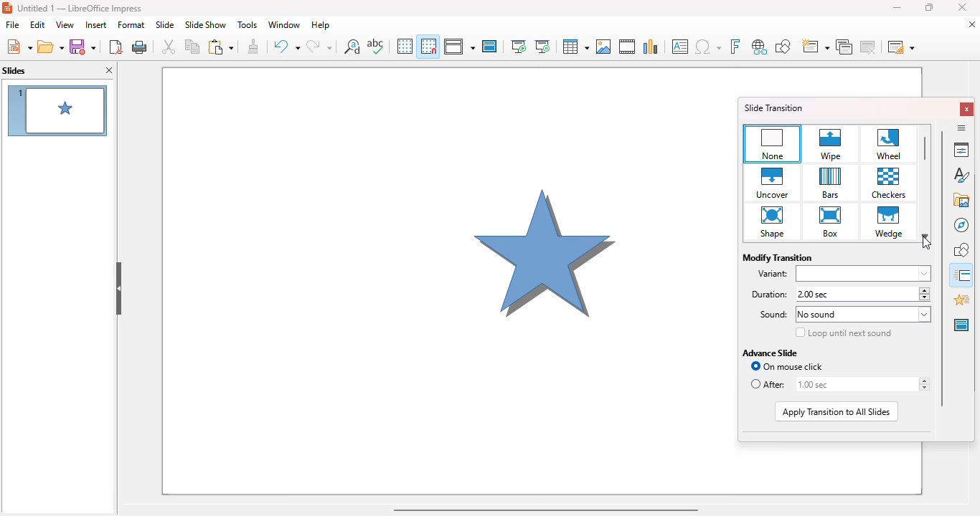 The width and height of the screenshot is (980, 516). I want to click on hide, so click(118, 289).